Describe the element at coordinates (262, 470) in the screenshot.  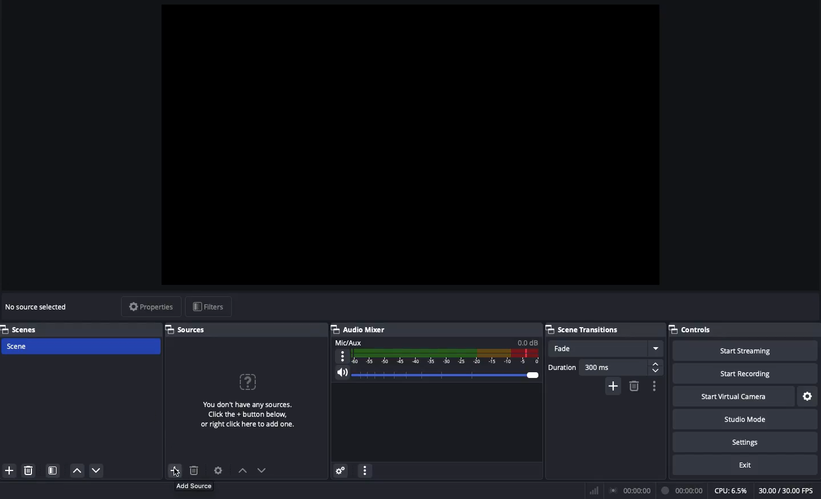
I see `Move down` at that location.